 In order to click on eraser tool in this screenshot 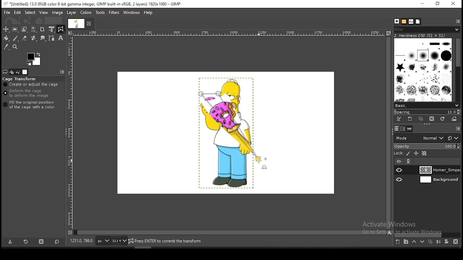, I will do `click(25, 38)`.